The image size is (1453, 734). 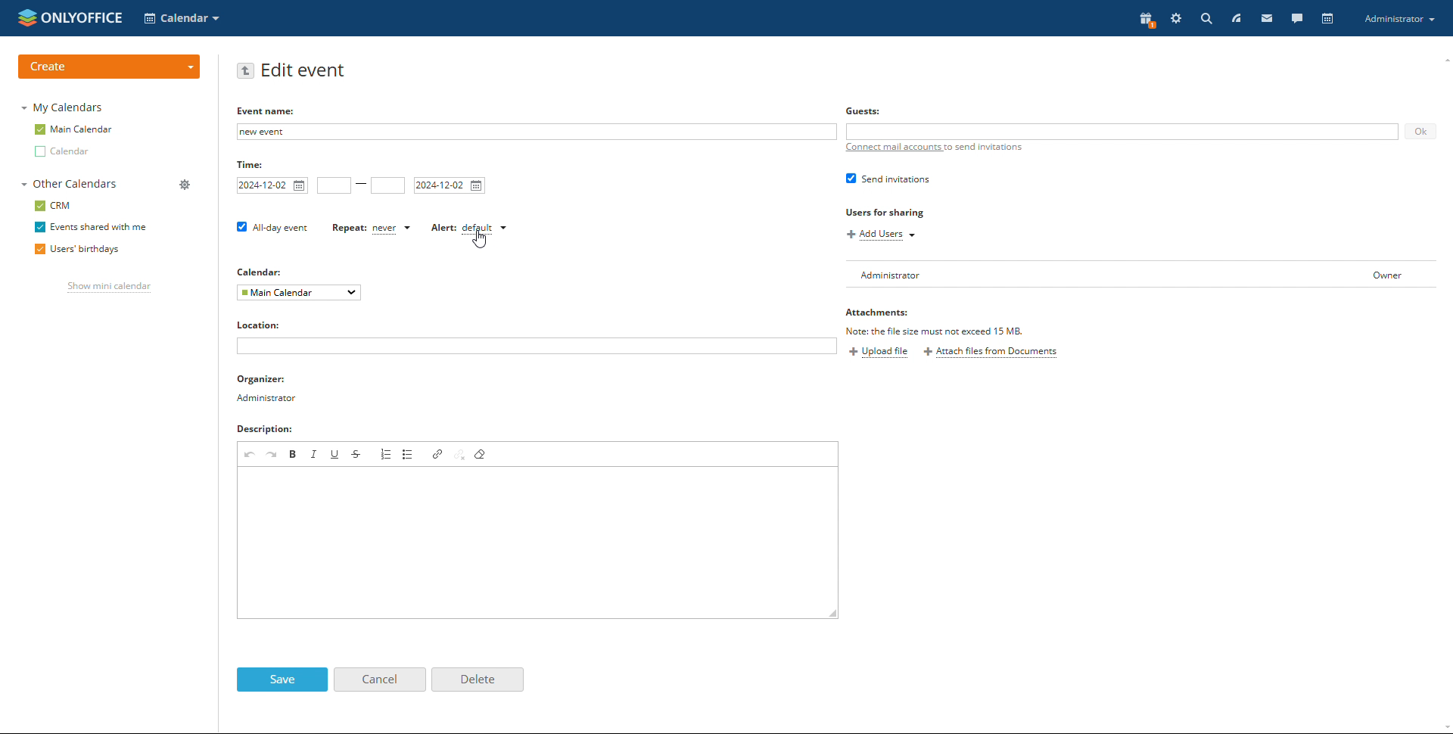 What do you see at coordinates (880, 354) in the screenshot?
I see `upload file` at bounding box center [880, 354].